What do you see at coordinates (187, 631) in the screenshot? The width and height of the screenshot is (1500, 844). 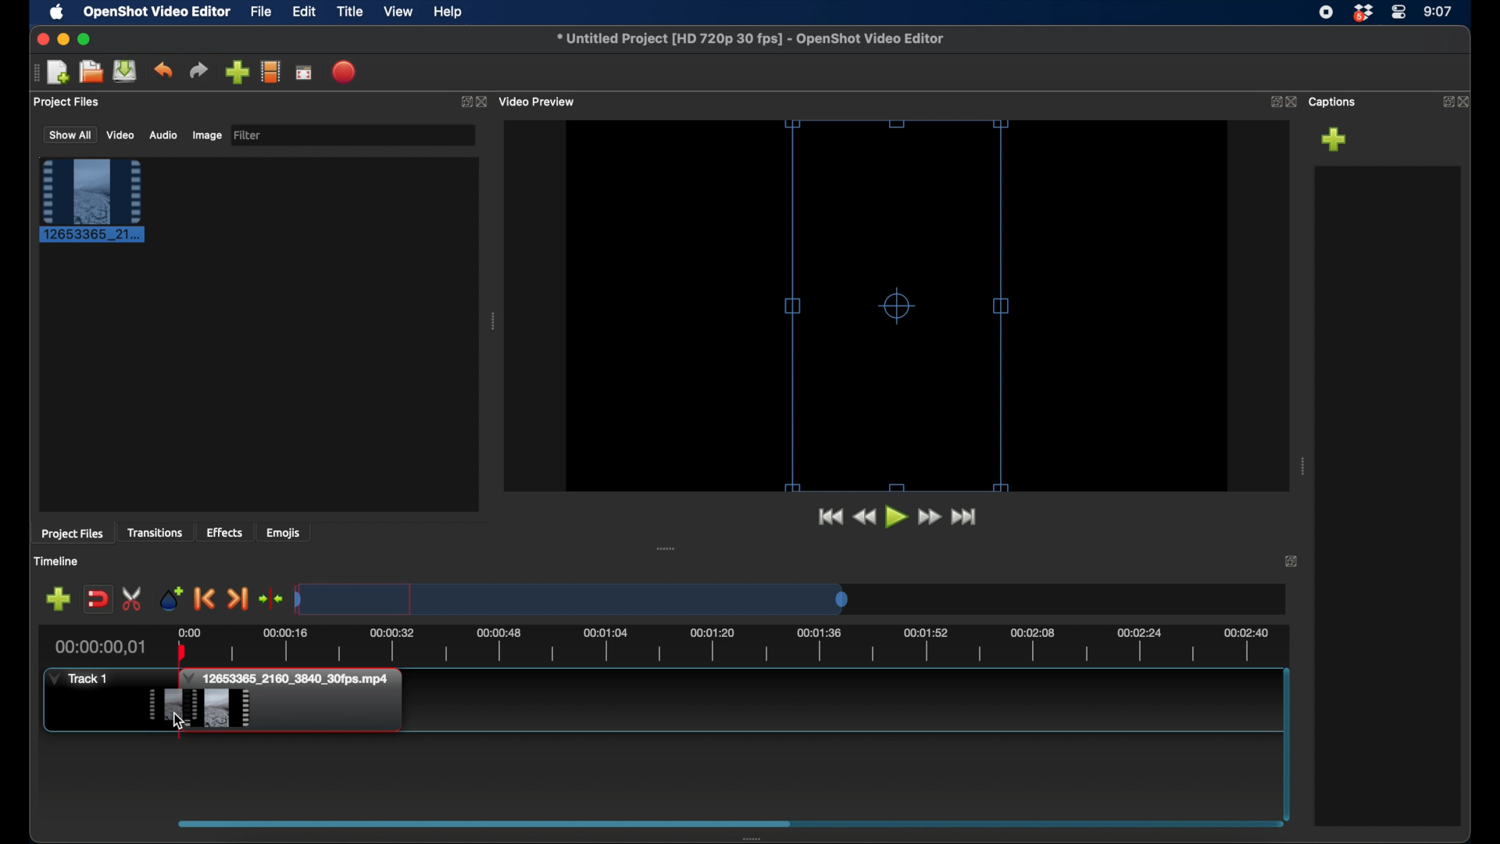 I see `0.00` at bounding box center [187, 631].